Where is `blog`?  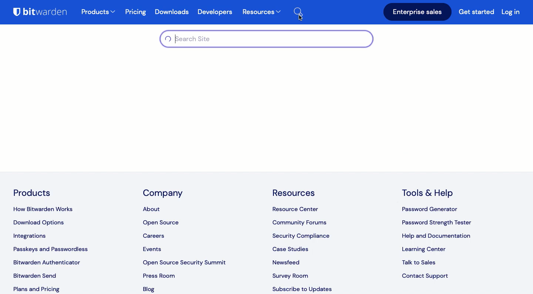
blog is located at coordinates (151, 290).